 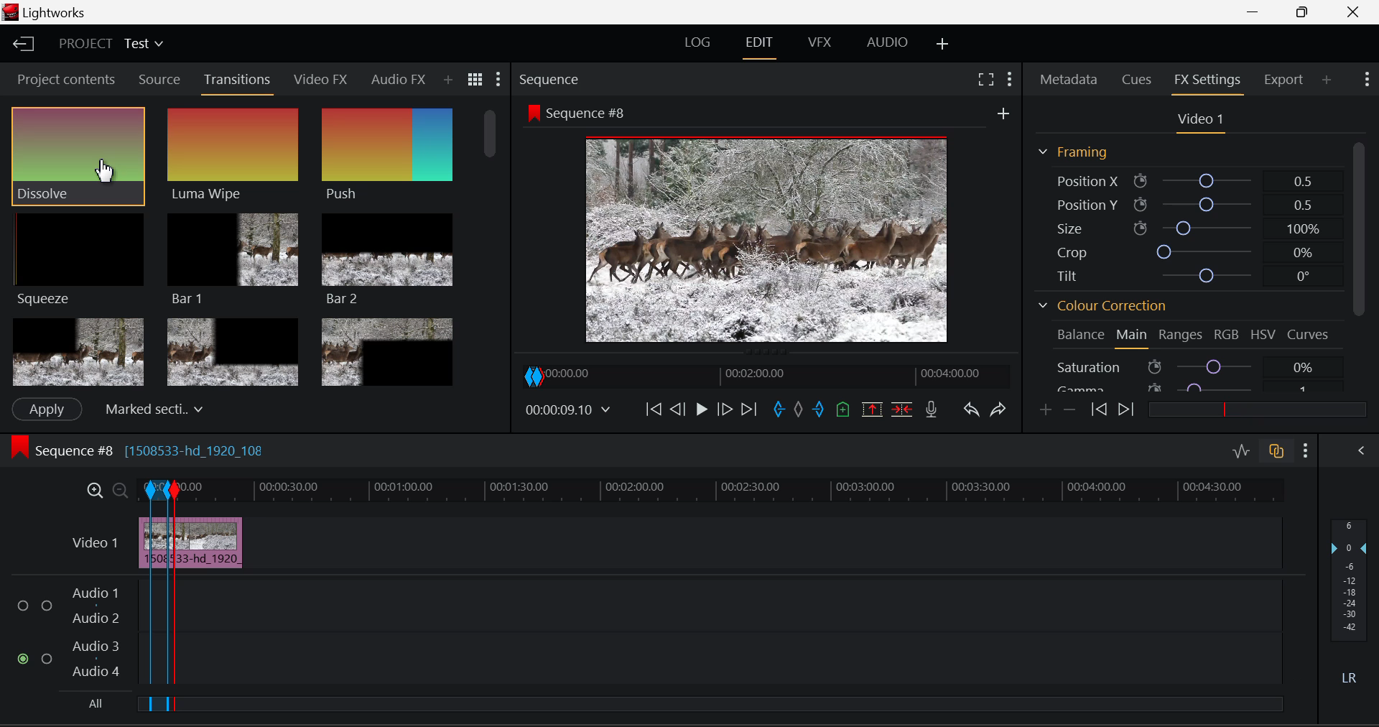 What do you see at coordinates (1133, 337) in the screenshot?
I see `Main` at bounding box center [1133, 337].